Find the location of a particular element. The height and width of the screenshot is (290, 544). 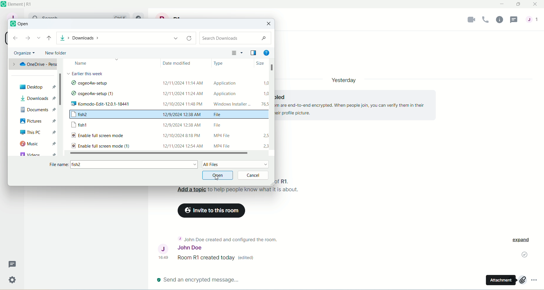

John Doe is located at coordinates (179, 249).